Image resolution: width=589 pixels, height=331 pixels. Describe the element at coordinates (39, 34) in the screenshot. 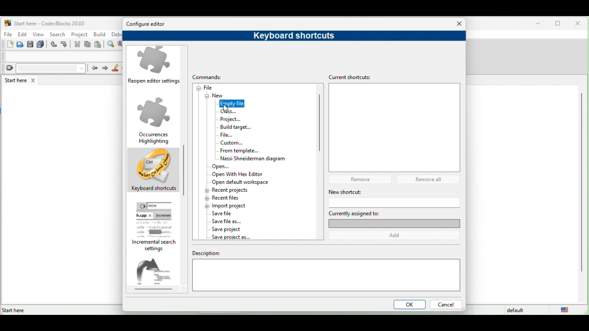

I see `view` at that location.